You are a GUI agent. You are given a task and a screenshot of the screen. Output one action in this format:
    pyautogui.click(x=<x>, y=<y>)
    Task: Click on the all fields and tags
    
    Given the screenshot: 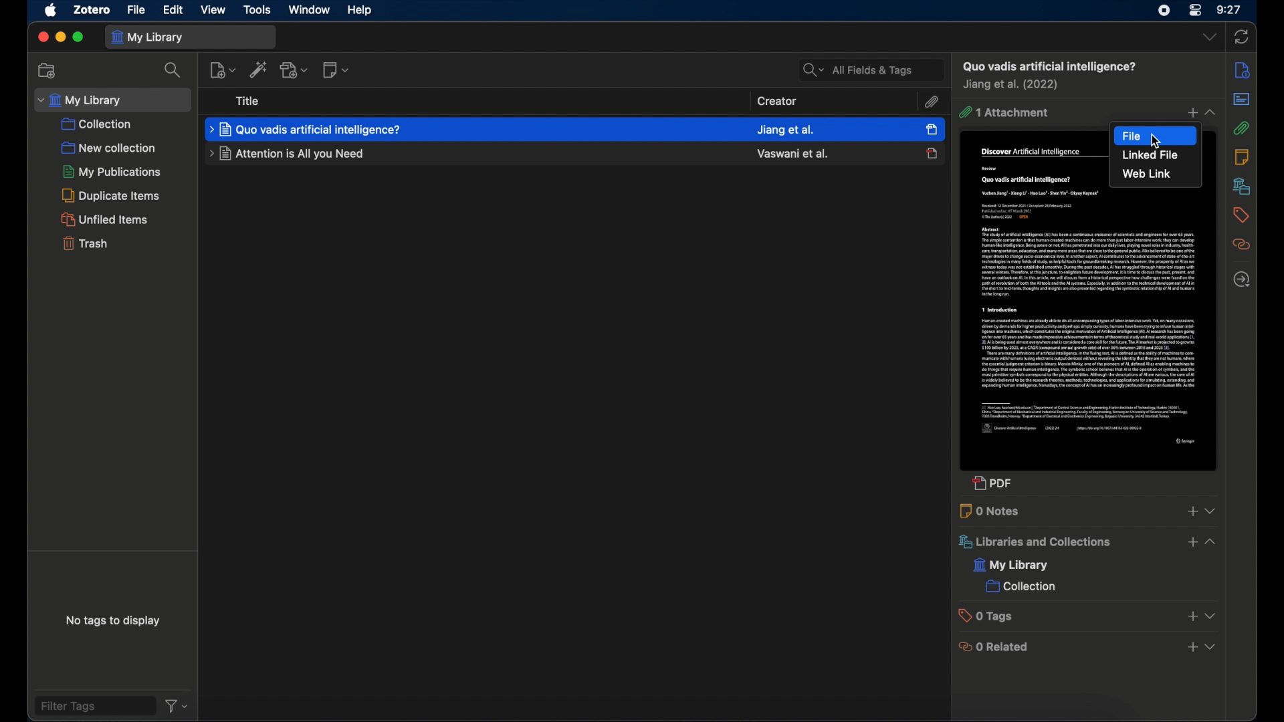 What is the action you would take?
    pyautogui.click(x=870, y=69)
    